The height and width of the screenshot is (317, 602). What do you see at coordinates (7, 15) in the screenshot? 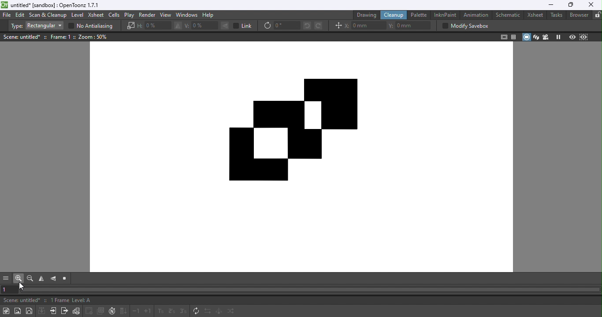
I see `File` at bounding box center [7, 15].